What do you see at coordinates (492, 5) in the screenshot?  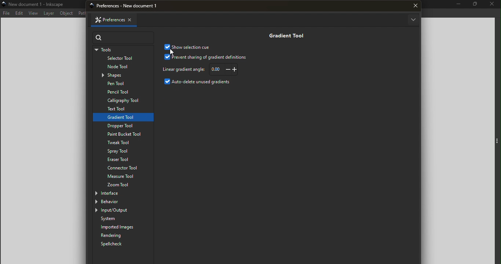 I see `Close` at bounding box center [492, 5].